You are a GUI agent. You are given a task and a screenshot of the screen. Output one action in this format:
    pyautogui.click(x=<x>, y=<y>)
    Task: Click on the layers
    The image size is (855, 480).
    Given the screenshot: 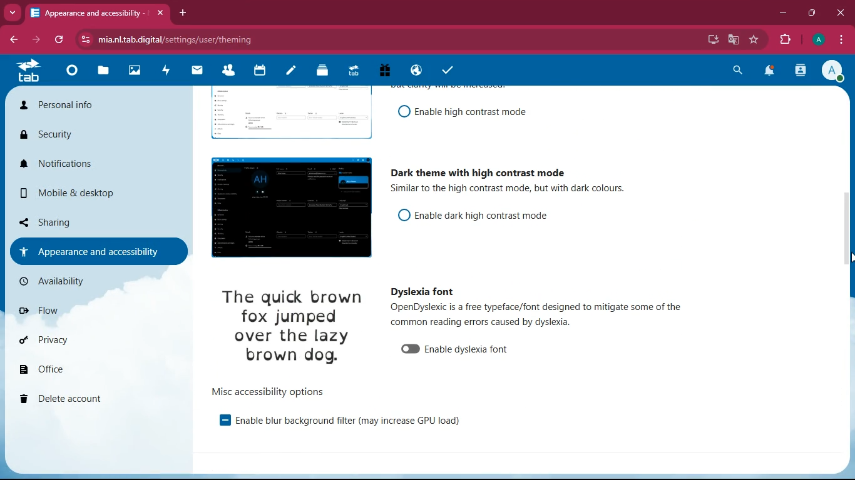 What is the action you would take?
    pyautogui.click(x=327, y=72)
    